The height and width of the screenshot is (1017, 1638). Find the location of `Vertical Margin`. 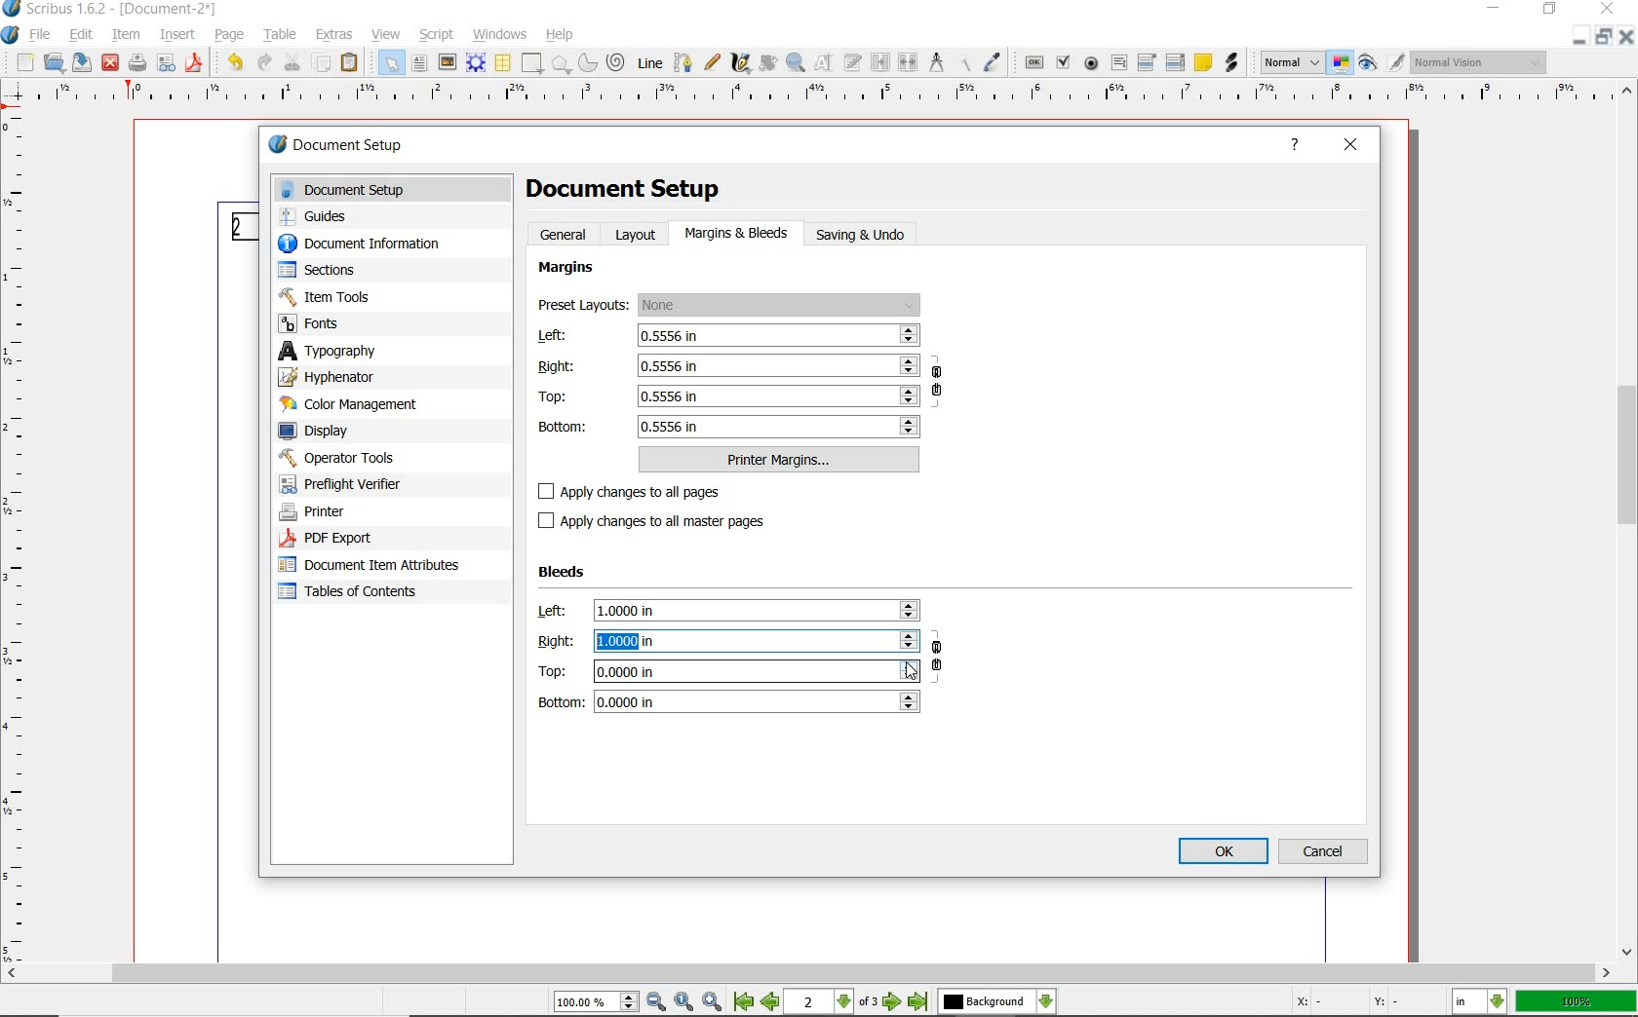

Vertical Margin is located at coordinates (19, 538).